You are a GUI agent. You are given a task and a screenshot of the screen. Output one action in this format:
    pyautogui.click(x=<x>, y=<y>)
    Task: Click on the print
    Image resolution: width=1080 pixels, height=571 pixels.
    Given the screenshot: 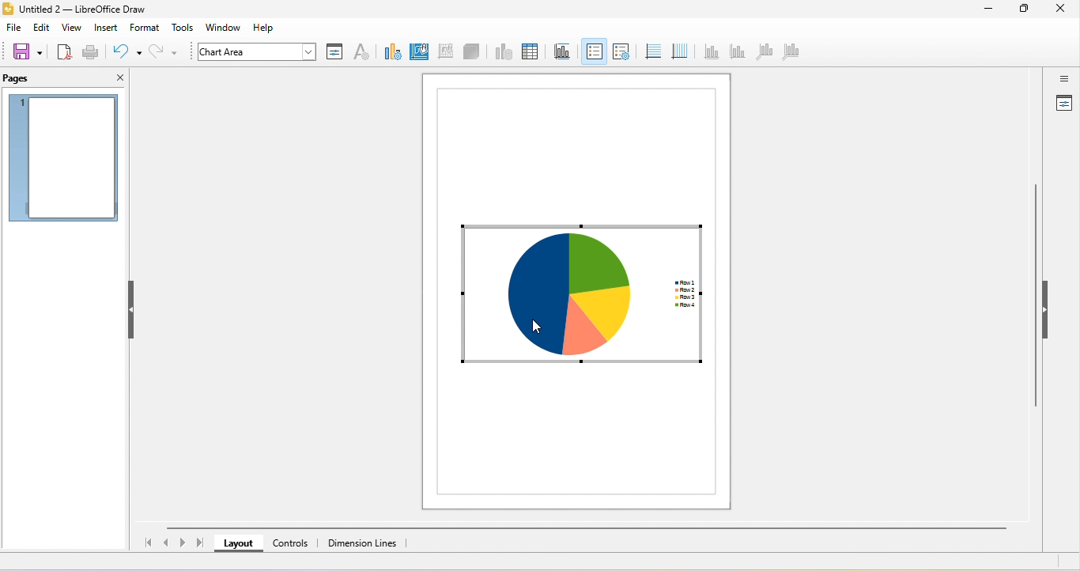 What is the action you would take?
    pyautogui.click(x=91, y=54)
    